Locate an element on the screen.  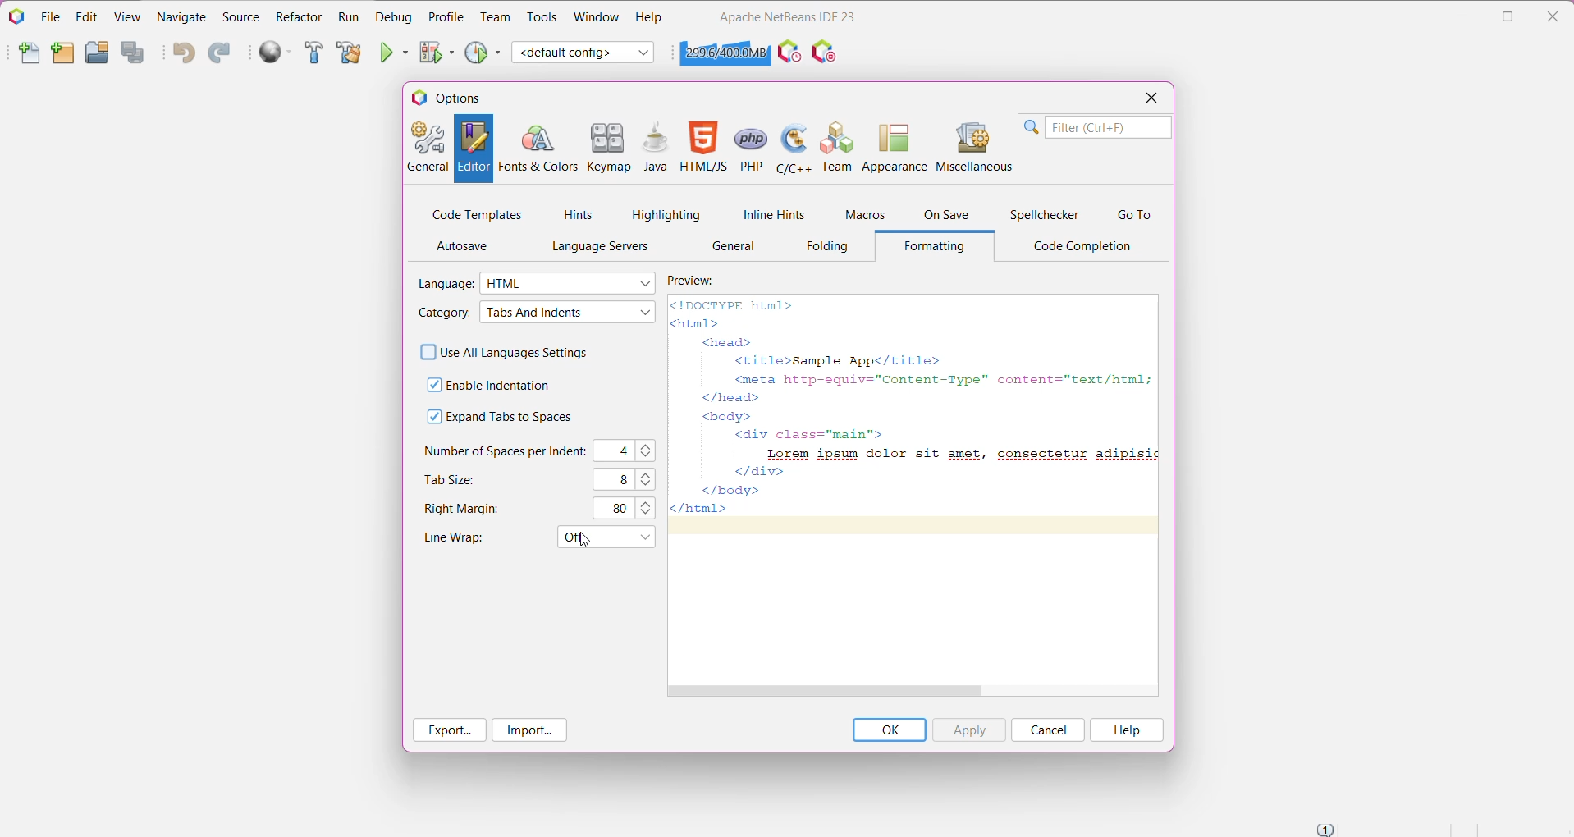
Build Project is located at coordinates (314, 53).